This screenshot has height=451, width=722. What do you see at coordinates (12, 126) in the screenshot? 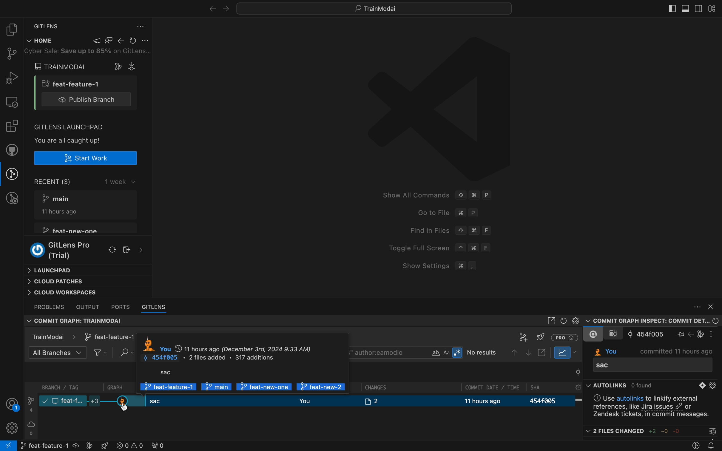
I see `Extensions` at bounding box center [12, 126].